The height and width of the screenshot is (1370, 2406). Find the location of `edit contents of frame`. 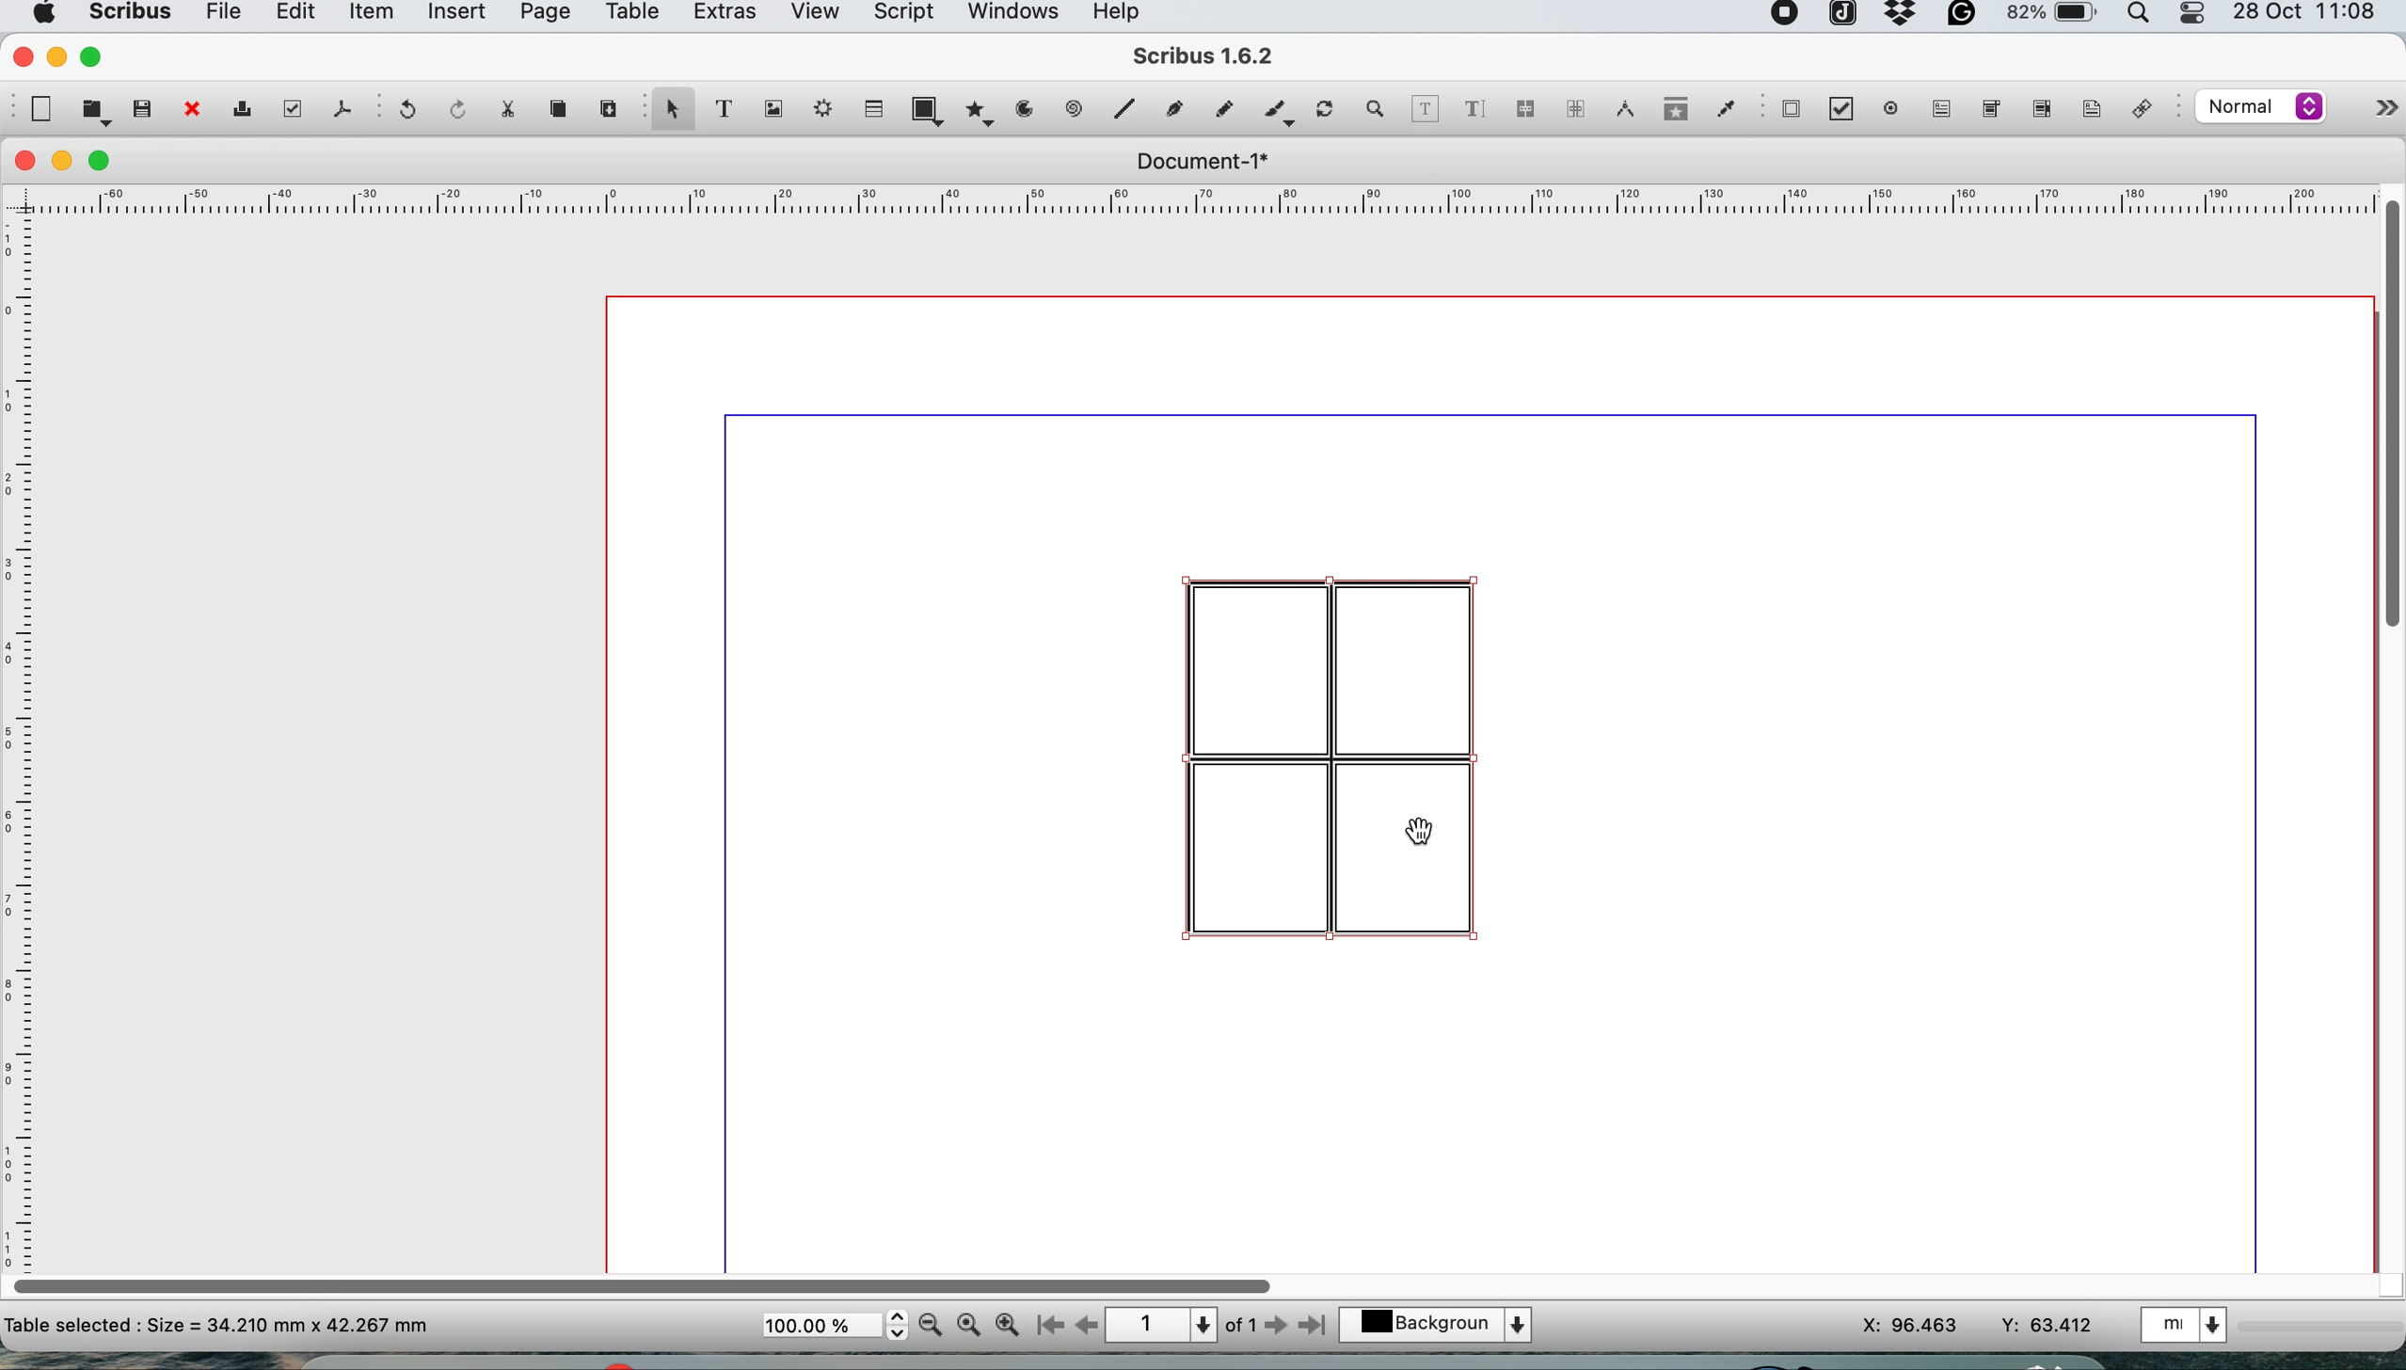

edit contents of frame is located at coordinates (1425, 107).